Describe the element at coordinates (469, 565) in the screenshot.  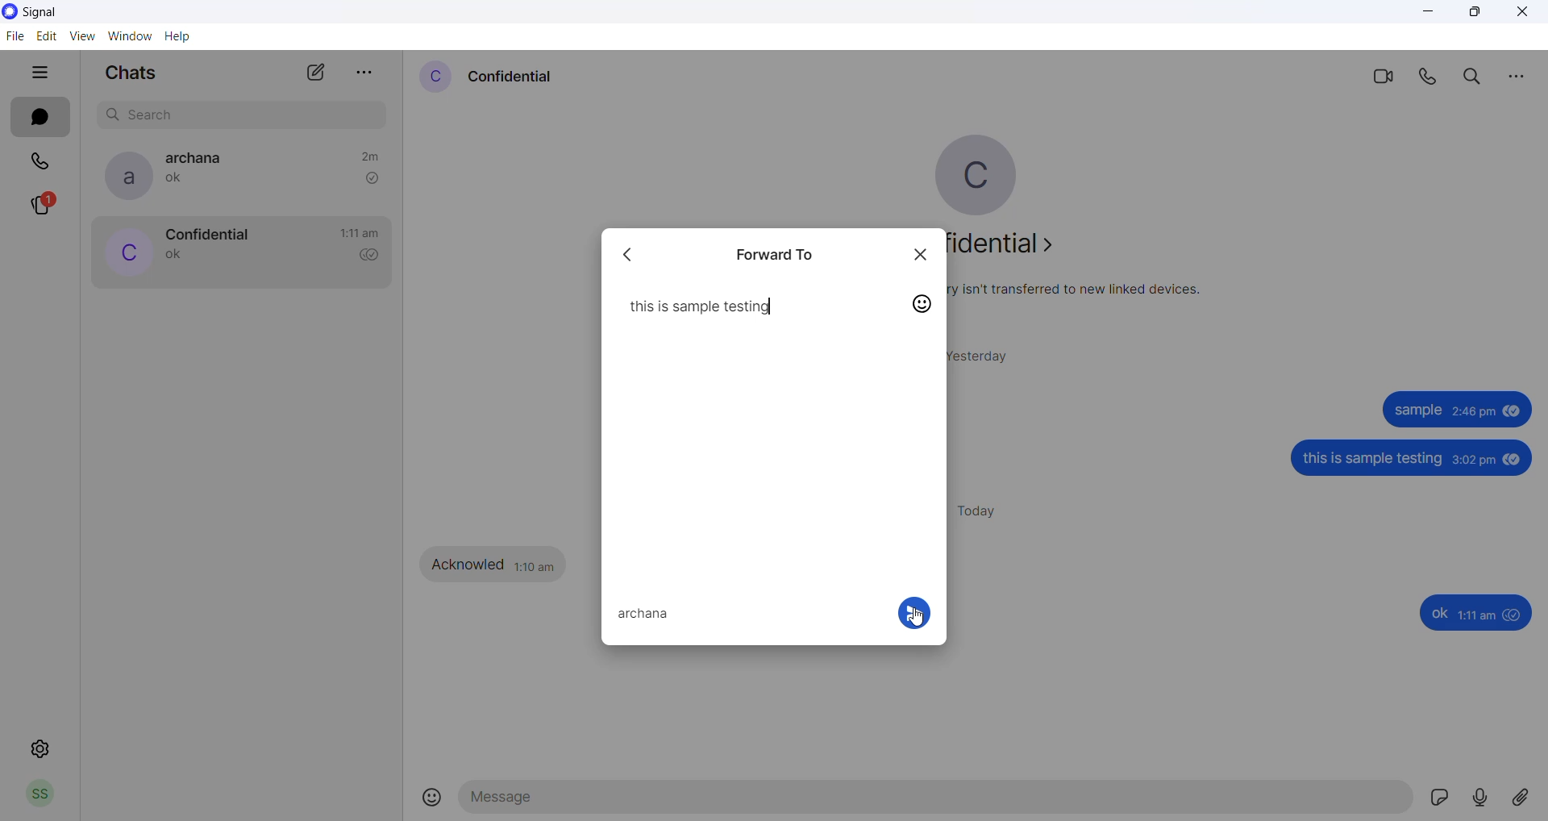
I see `Acknowled` at that location.